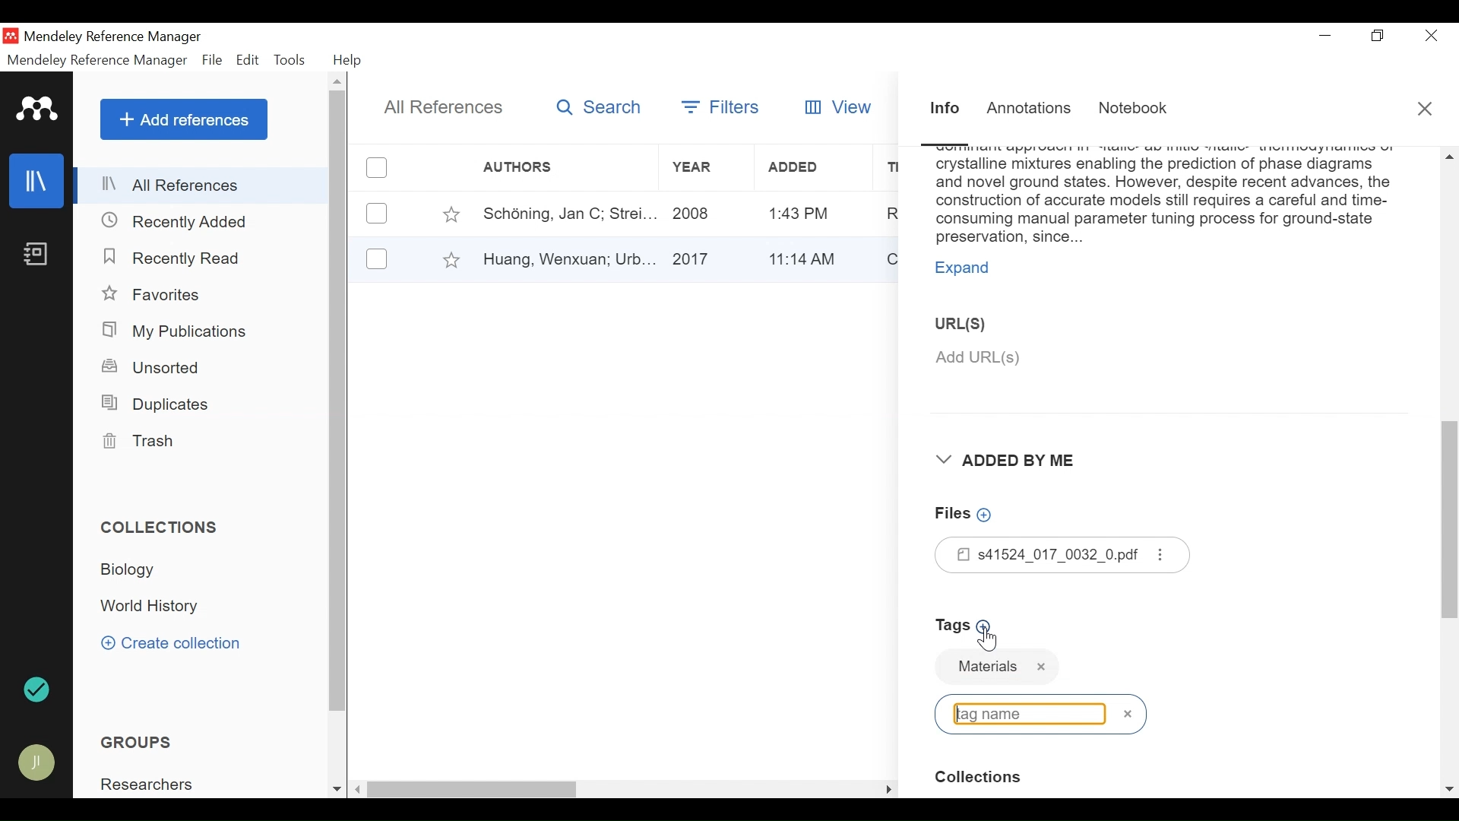 The width and height of the screenshot is (1459, 821). What do you see at coordinates (441, 109) in the screenshot?
I see `All References` at bounding box center [441, 109].